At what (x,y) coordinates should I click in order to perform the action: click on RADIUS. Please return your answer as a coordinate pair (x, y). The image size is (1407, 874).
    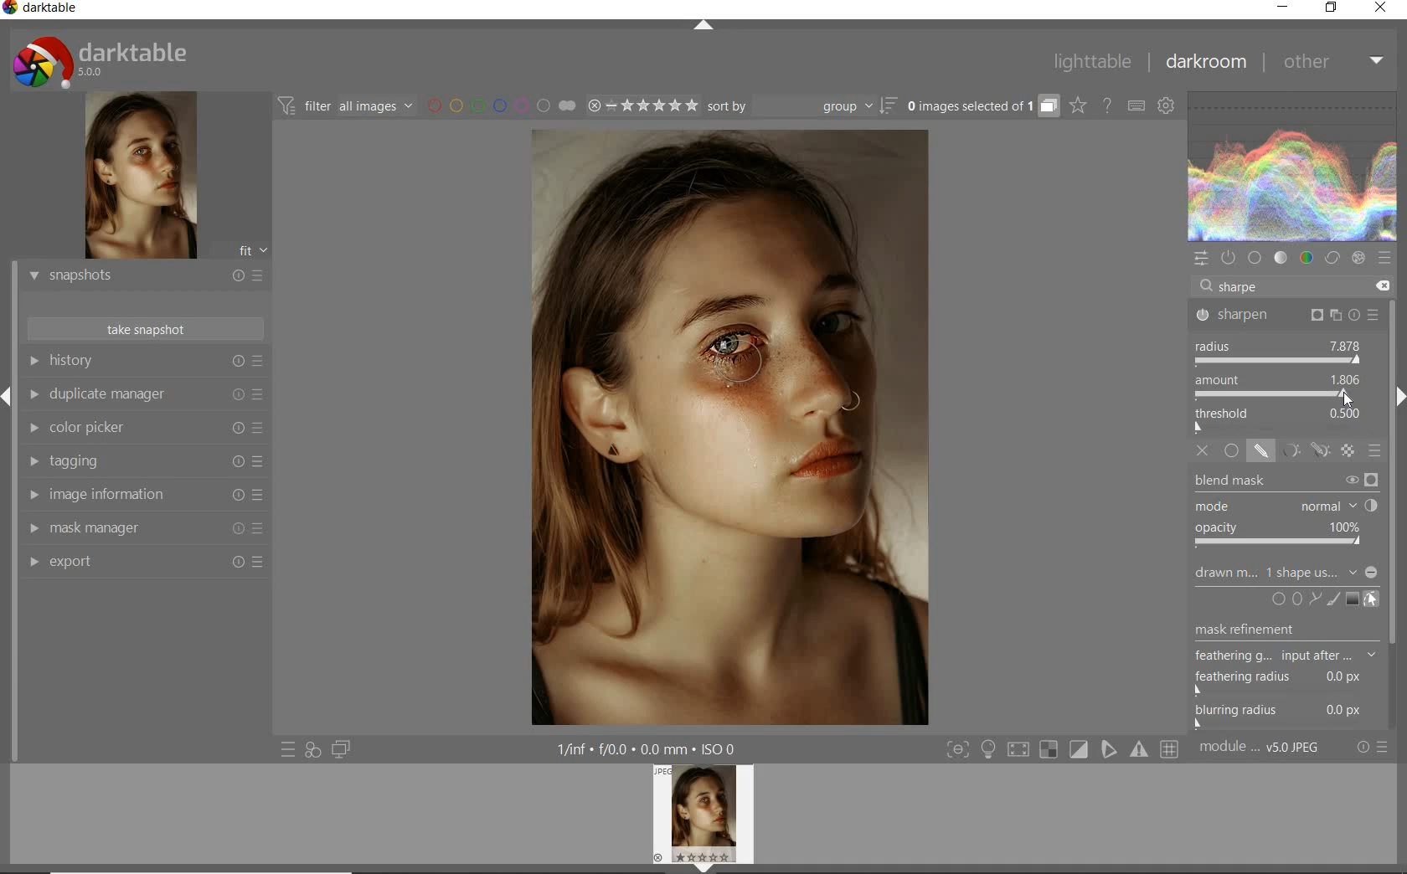
    Looking at the image, I should click on (1280, 352).